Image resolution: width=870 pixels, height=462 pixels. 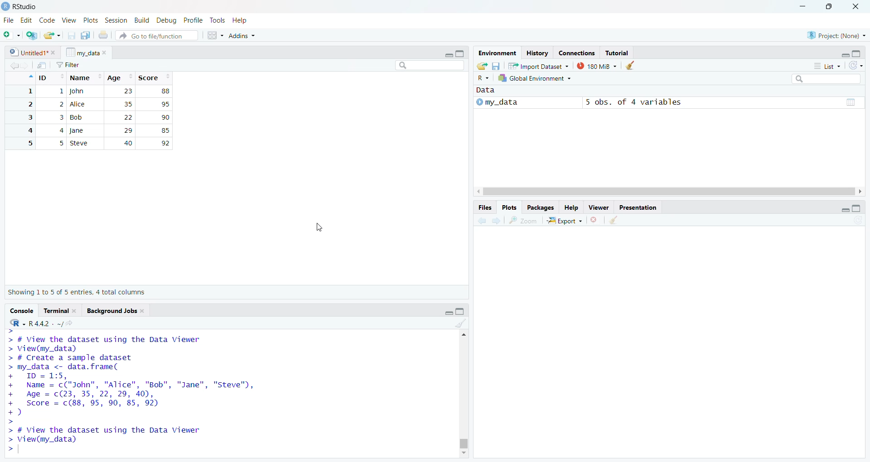 I want to click on Forward, so click(x=28, y=66).